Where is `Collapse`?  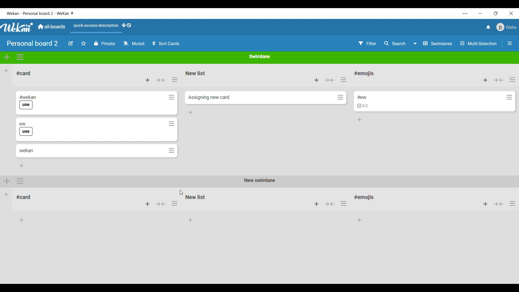
Collapse is located at coordinates (161, 80).